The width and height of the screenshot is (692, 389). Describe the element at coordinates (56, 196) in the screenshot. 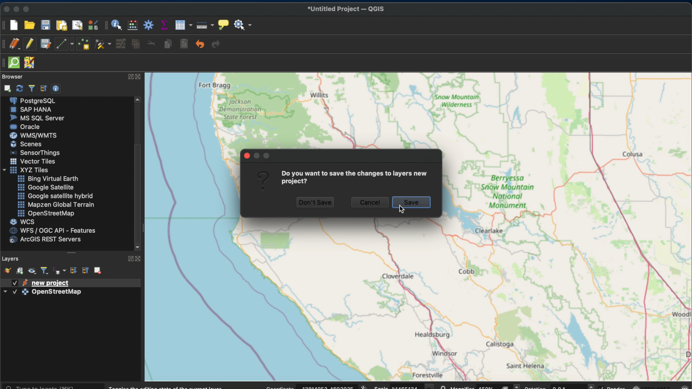

I see `google hybrid satellite` at that location.